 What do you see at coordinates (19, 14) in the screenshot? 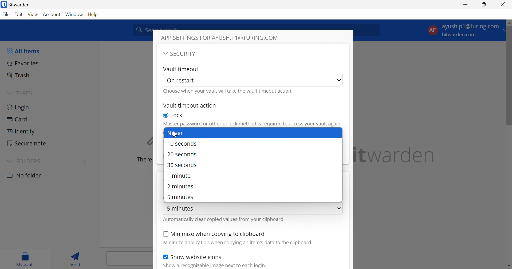
I see `Edit` at bounding box center [19, 14].